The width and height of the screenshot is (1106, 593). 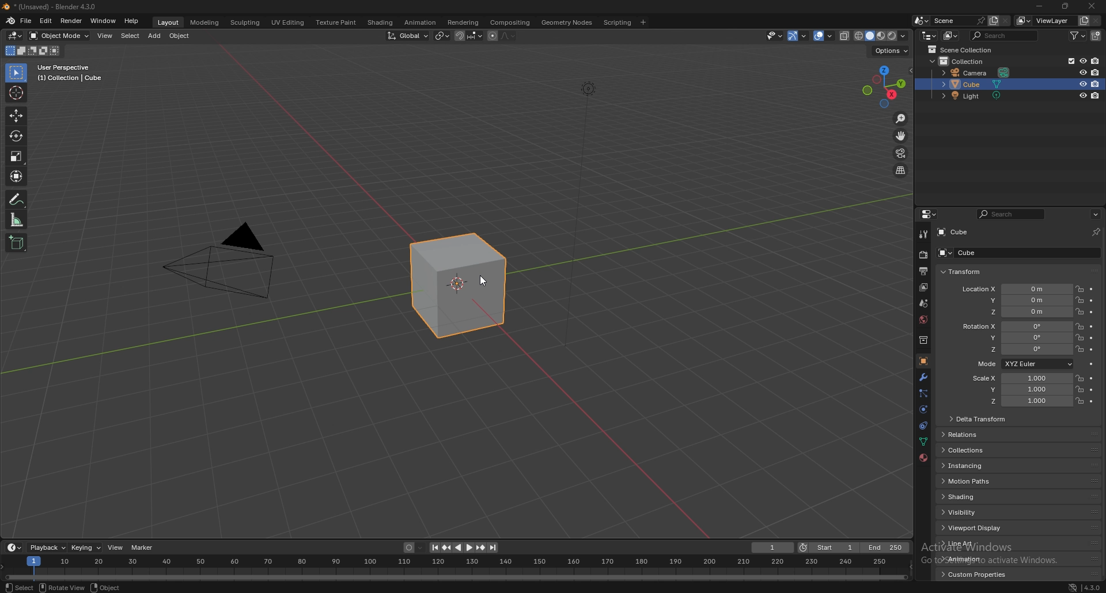 I want to click on location y, so click(x=1016, y=300).